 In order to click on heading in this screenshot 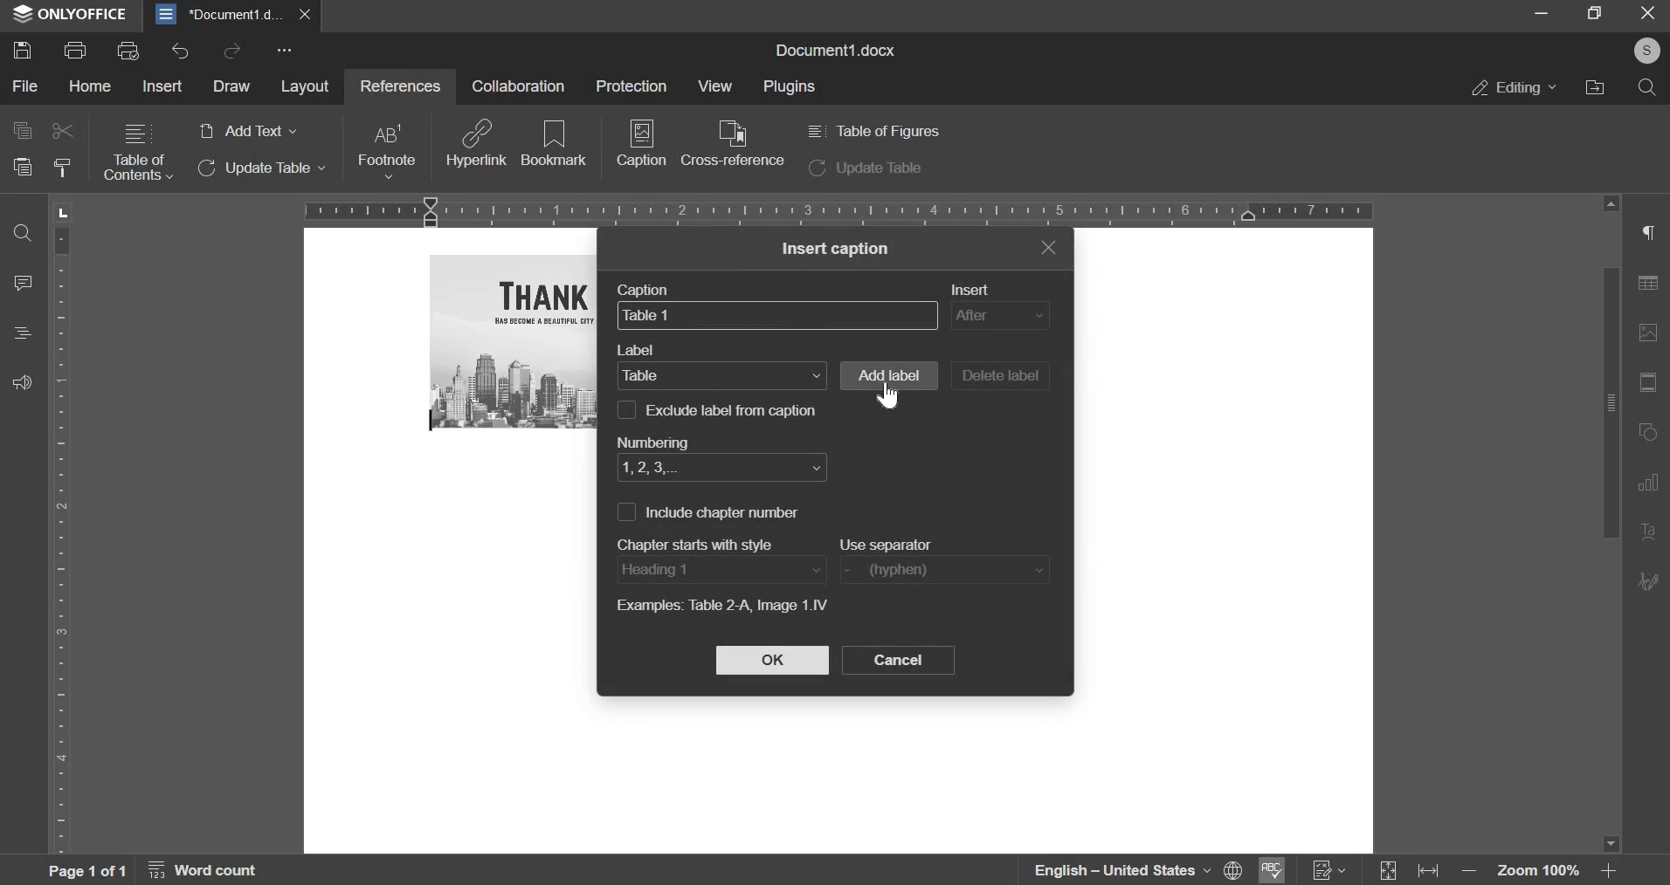, I will do `click(720, 569)`.